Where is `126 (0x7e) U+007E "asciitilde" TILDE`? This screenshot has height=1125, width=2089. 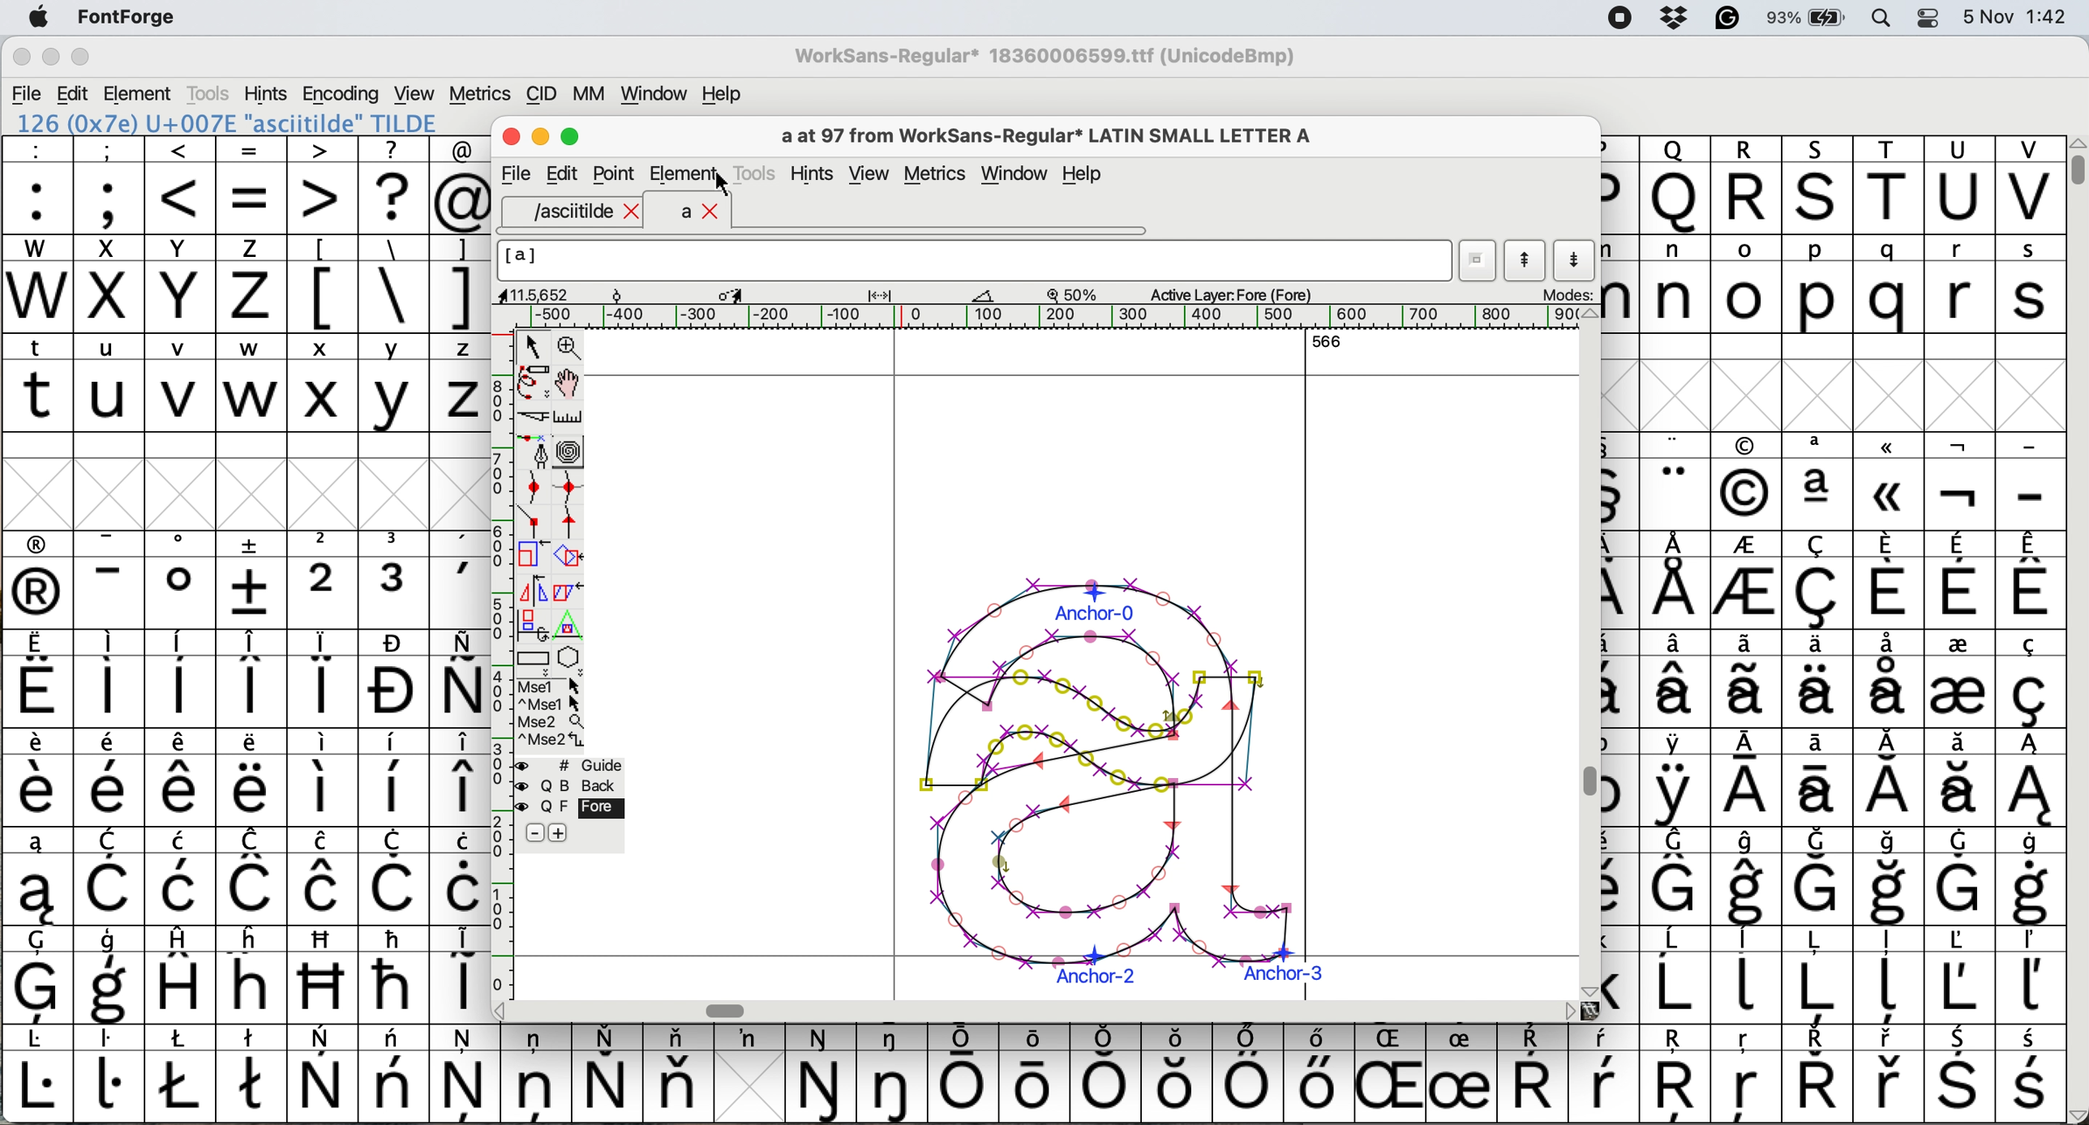
126 (0x7e) U+007E "asciitilde" TILDE is located at coordinates (229, 122).